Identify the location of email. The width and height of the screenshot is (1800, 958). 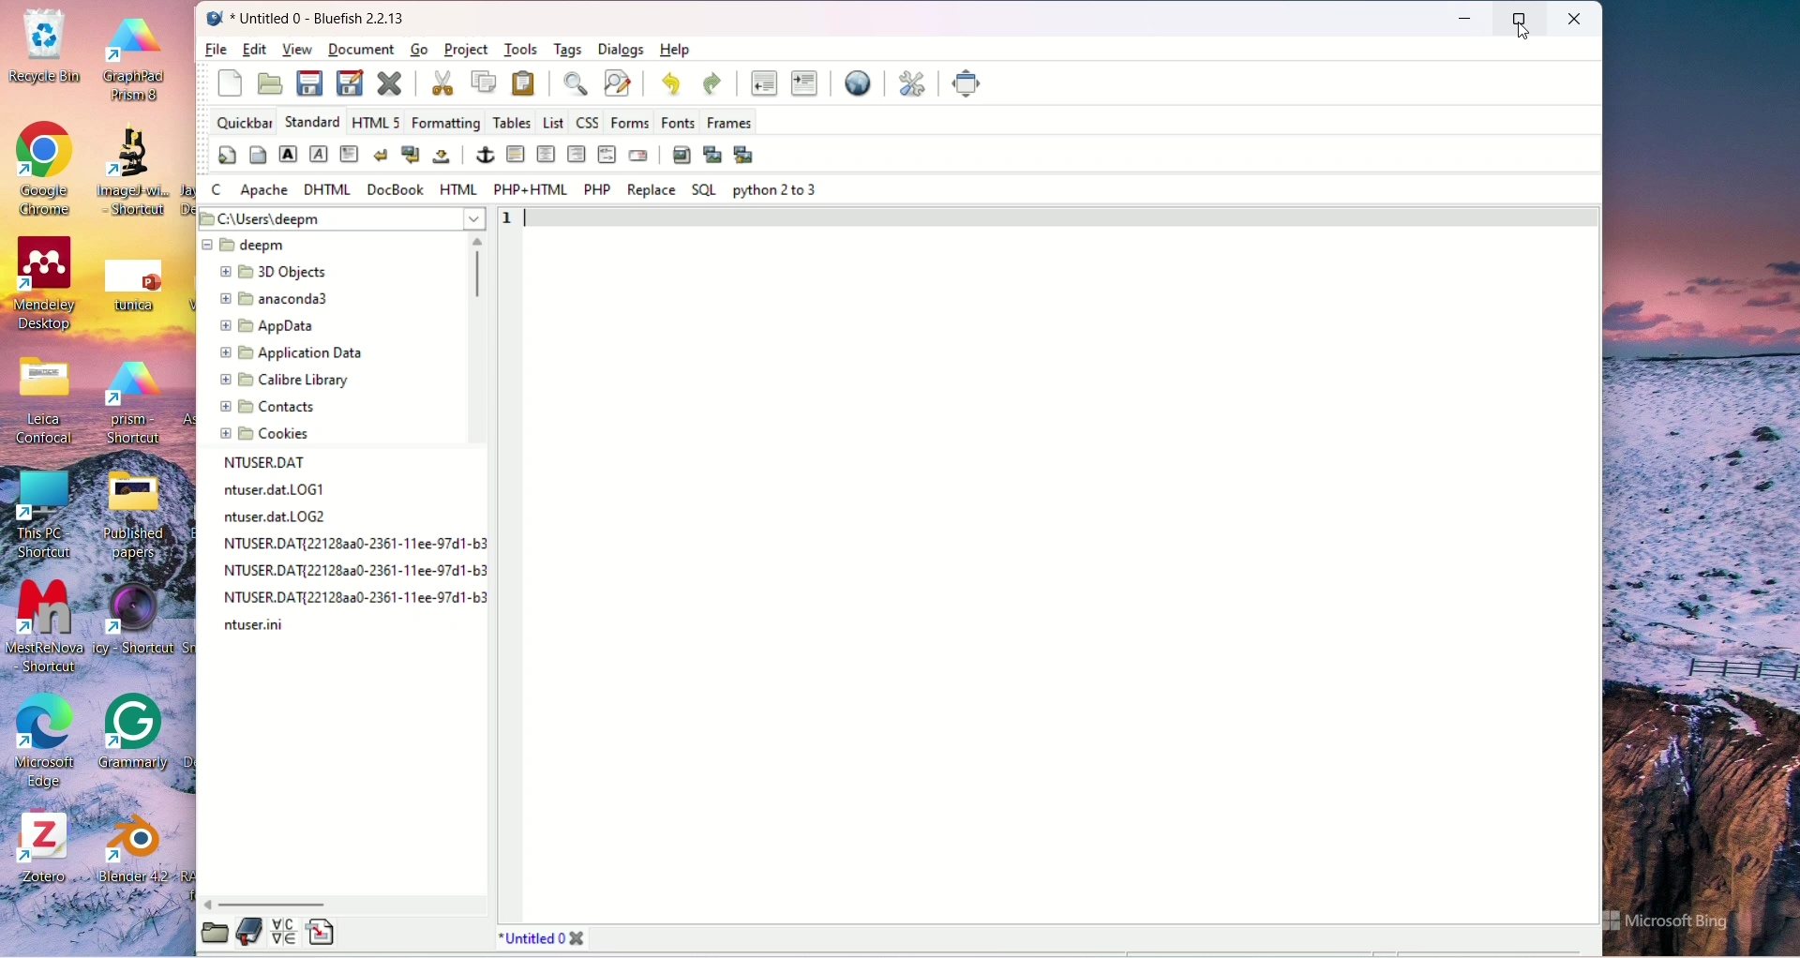
(640, 155).